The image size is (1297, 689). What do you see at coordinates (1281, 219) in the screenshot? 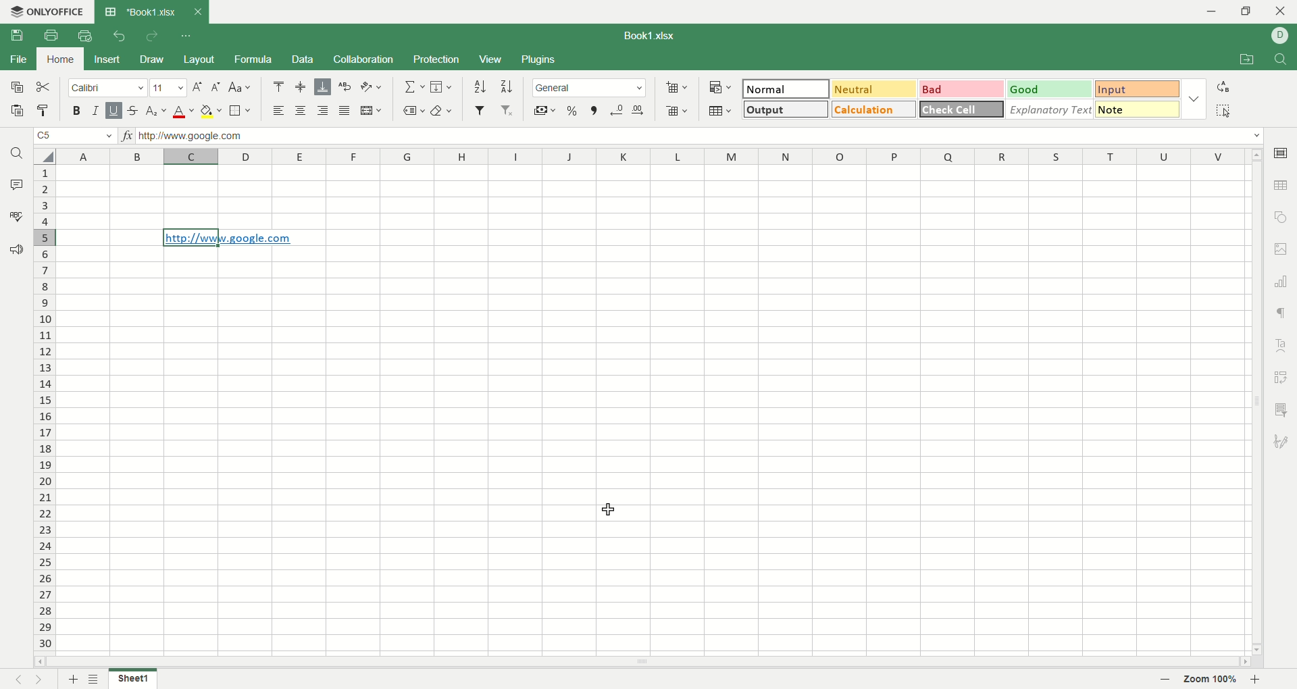
I see `object settings` at bounding box center [1281, 219].